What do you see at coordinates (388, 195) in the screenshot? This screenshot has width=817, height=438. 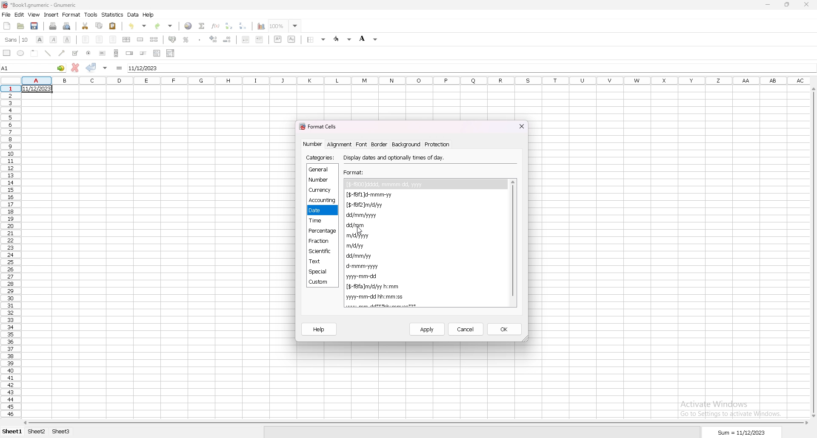 I see `[$-f8f1]d-mmmm-yy` at bounding box center [388, 195].